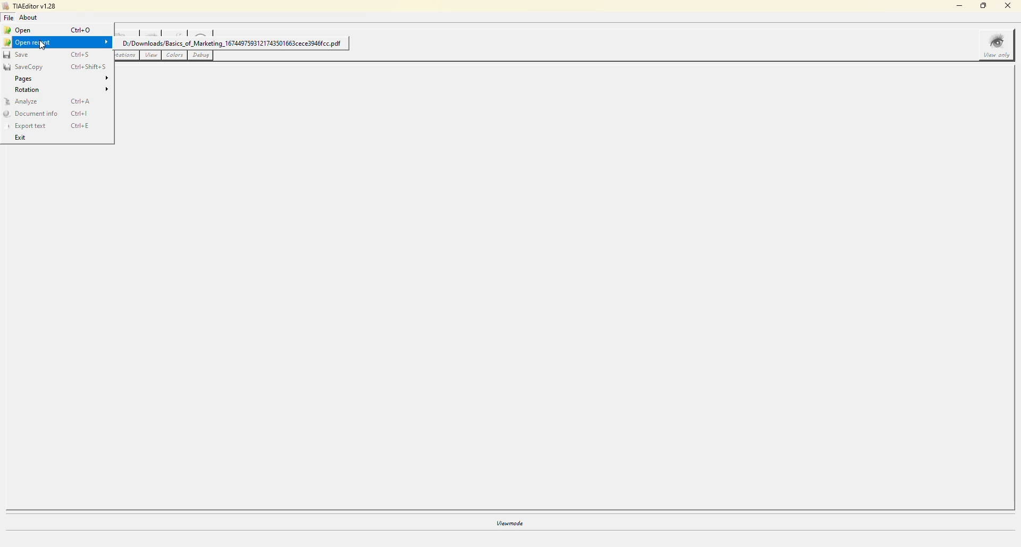 The width and height of the screenshot is (1021, 547). Describe the element at coordinates (83, 125) in the screenshot. I see `ctrl+e` at that location.